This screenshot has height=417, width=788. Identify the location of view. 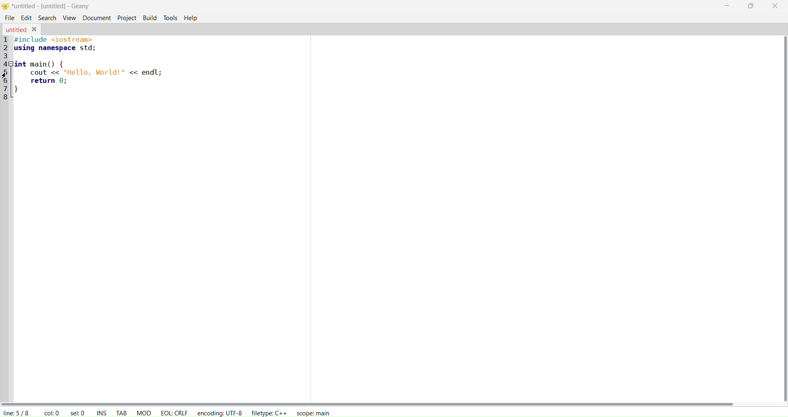
(70, 18).